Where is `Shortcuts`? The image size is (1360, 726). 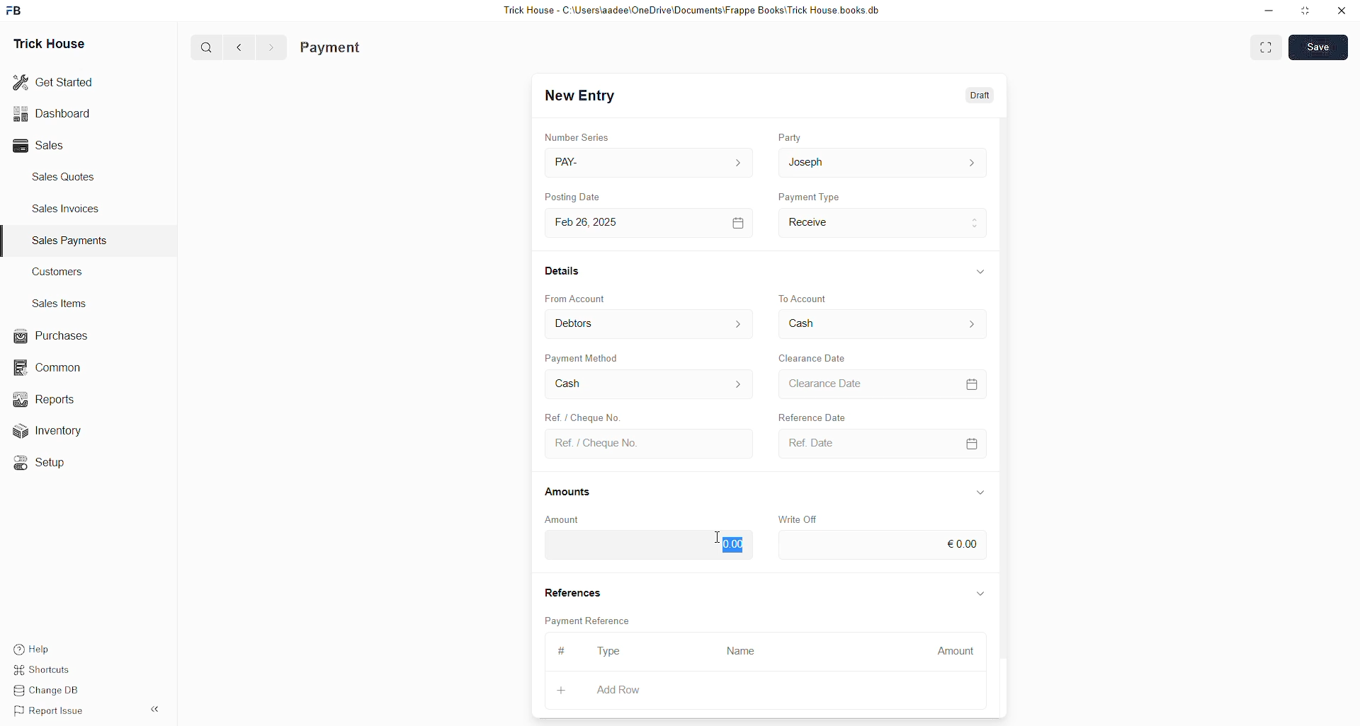 Shortcuts is located at coordinates (47, 667).